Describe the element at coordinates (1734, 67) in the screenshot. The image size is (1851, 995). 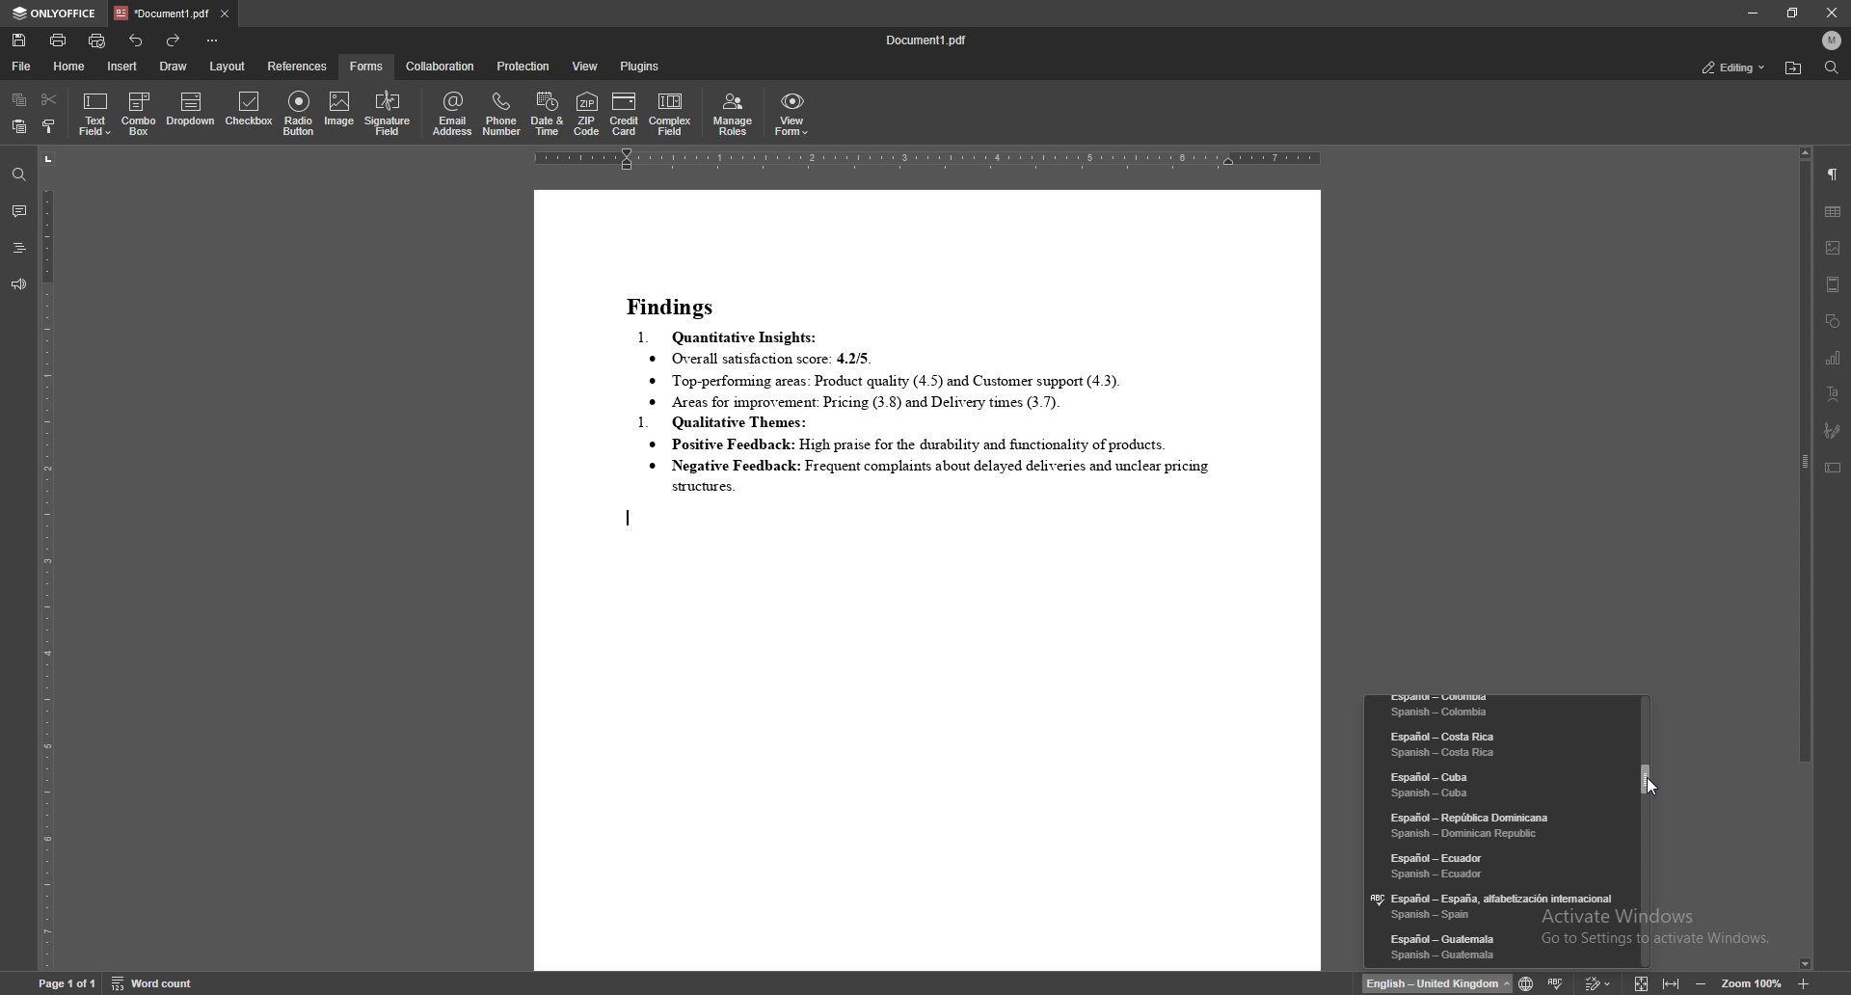
I see `status` at that location.